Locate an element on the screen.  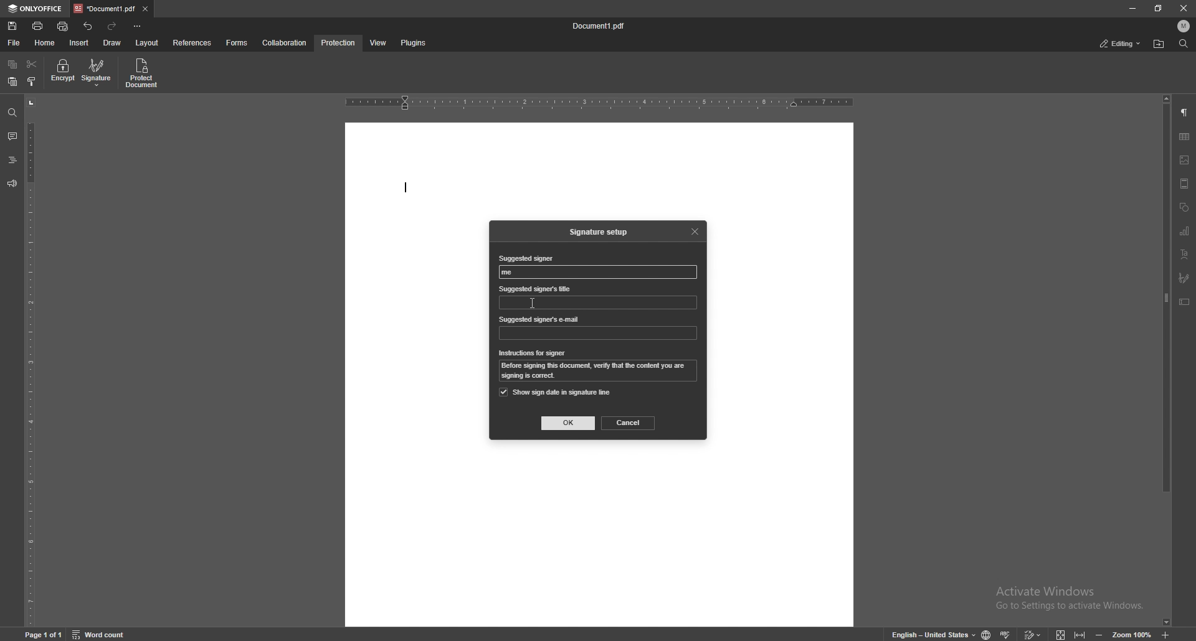
text box is located at coordinates (1184, 302).